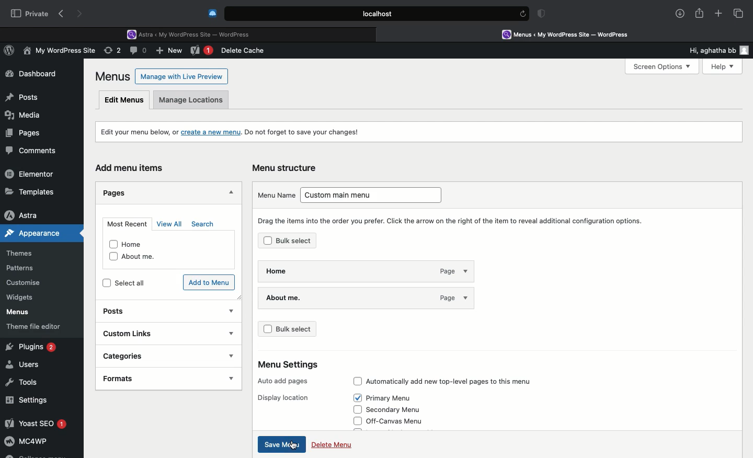 This screenshot has height=458, width=753. What do you see at coordinates (24, 113) in the screenshot?
I see `Media` at bounding box center [24, 113].